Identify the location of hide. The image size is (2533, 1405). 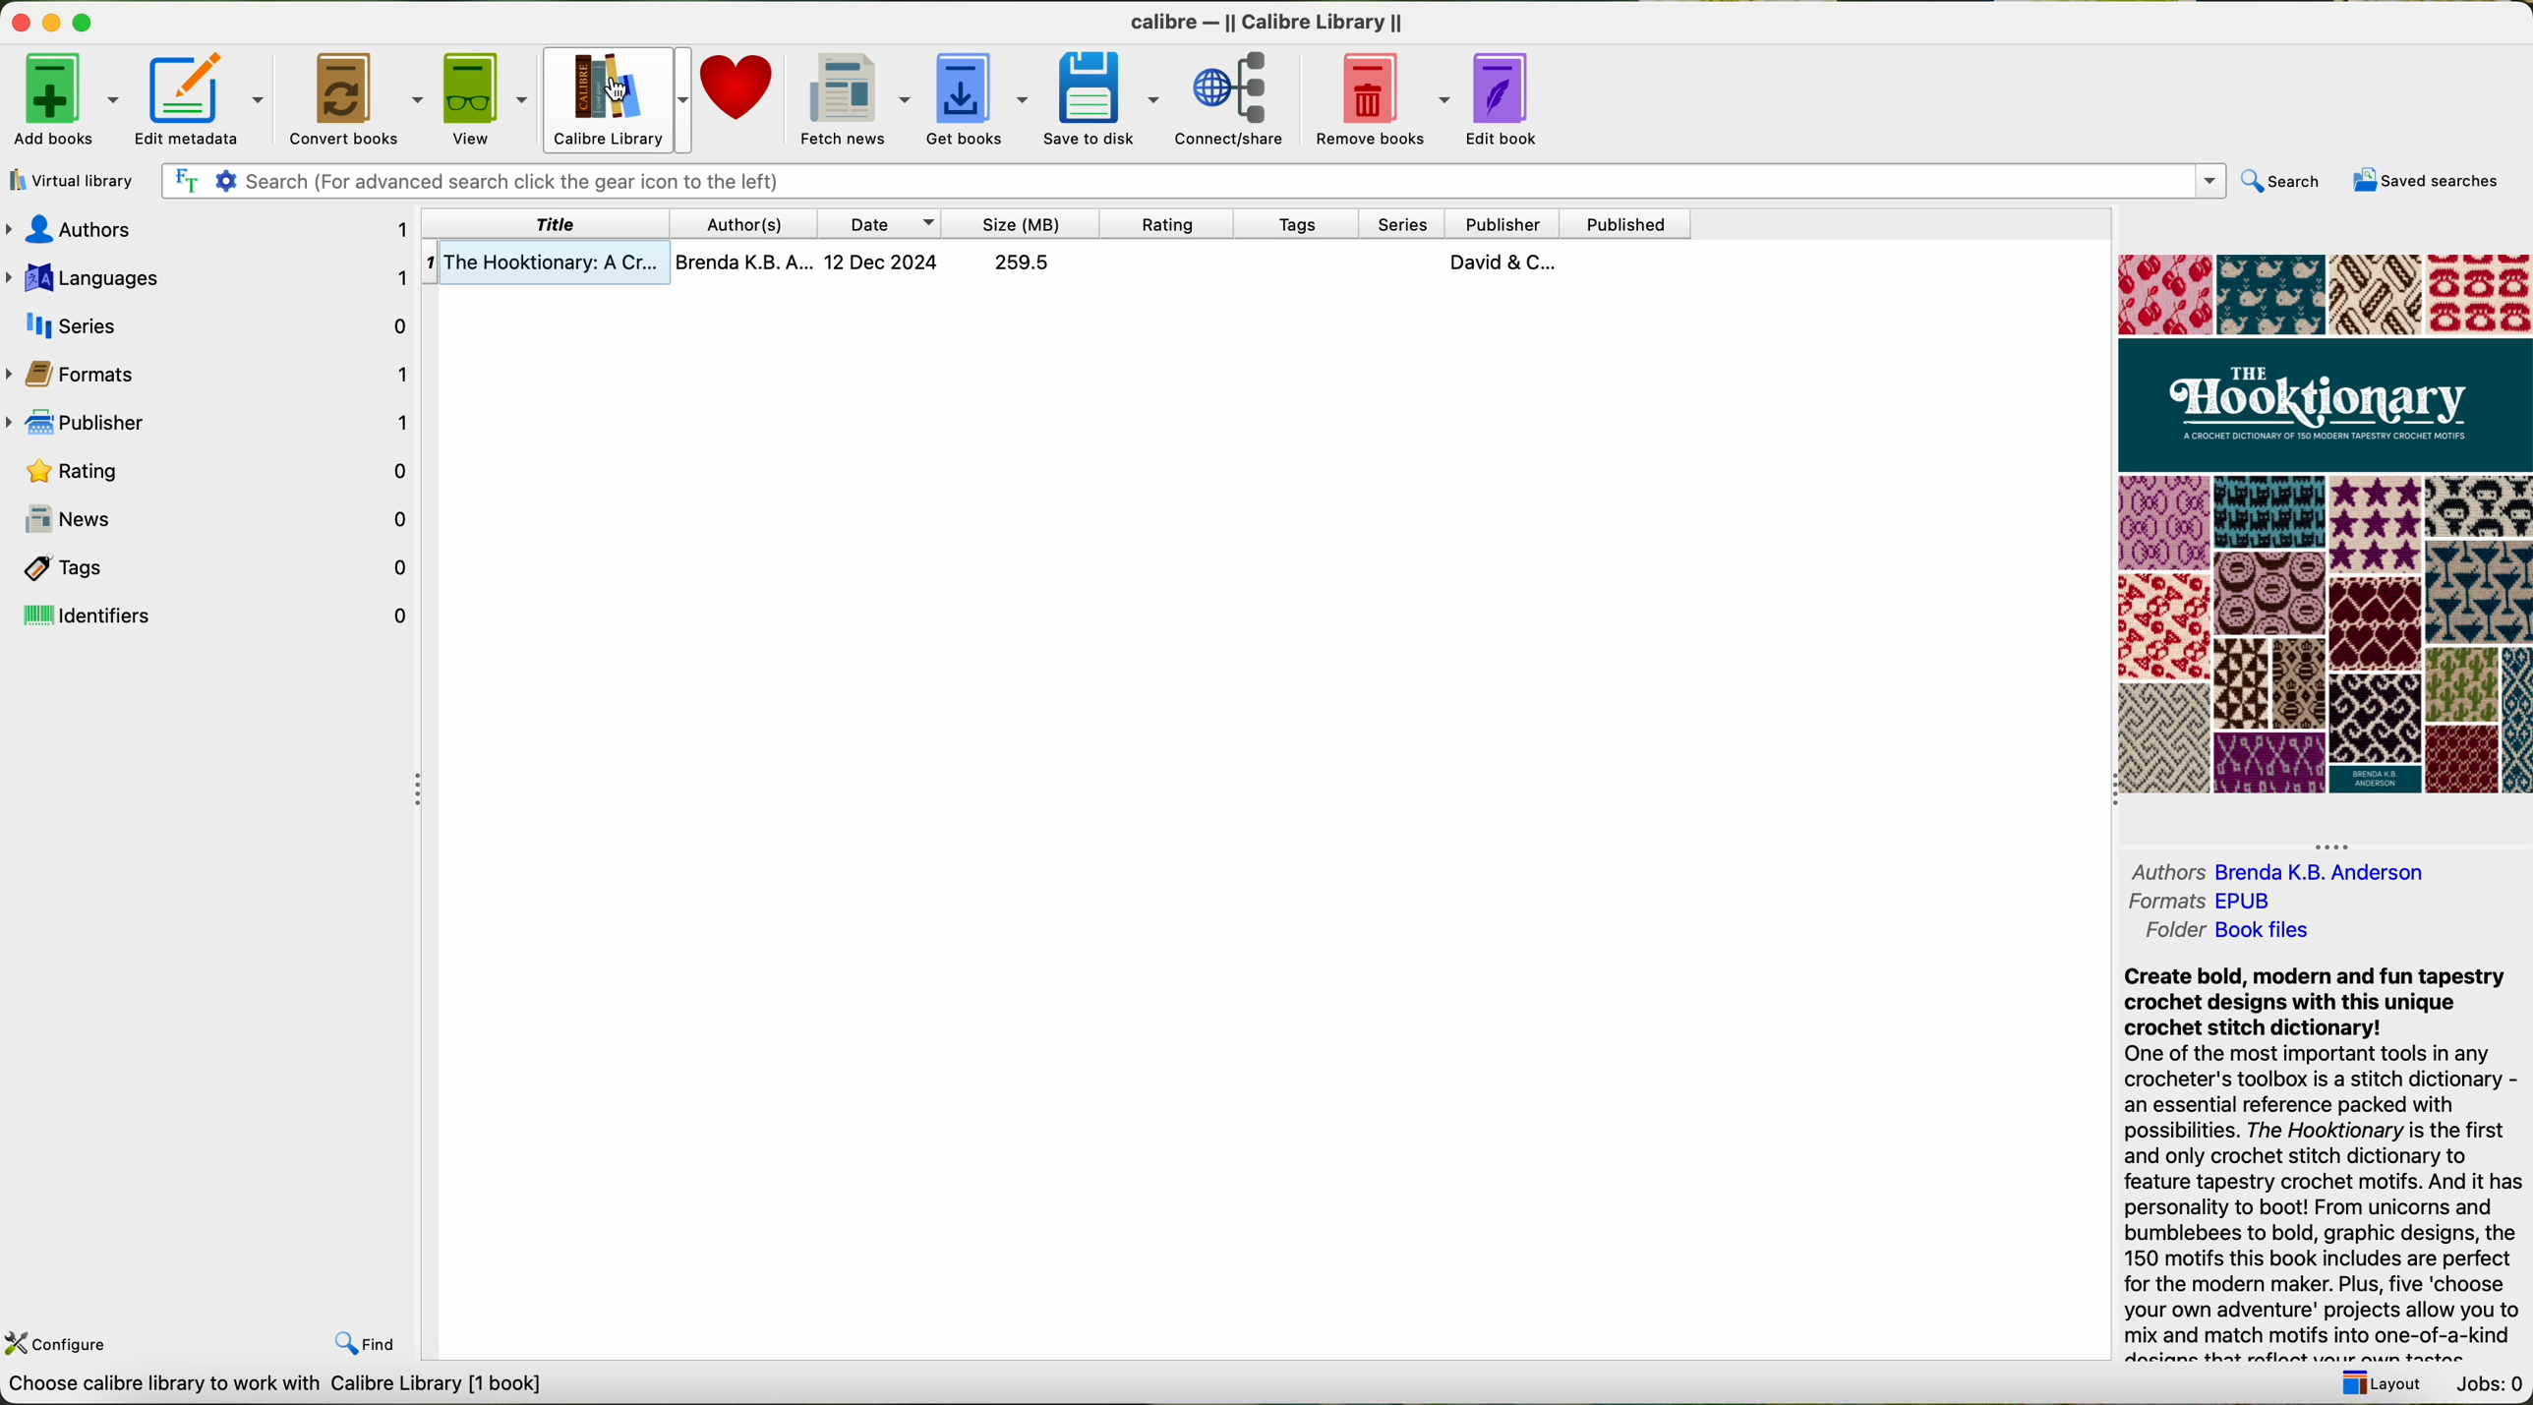
(417, 786).